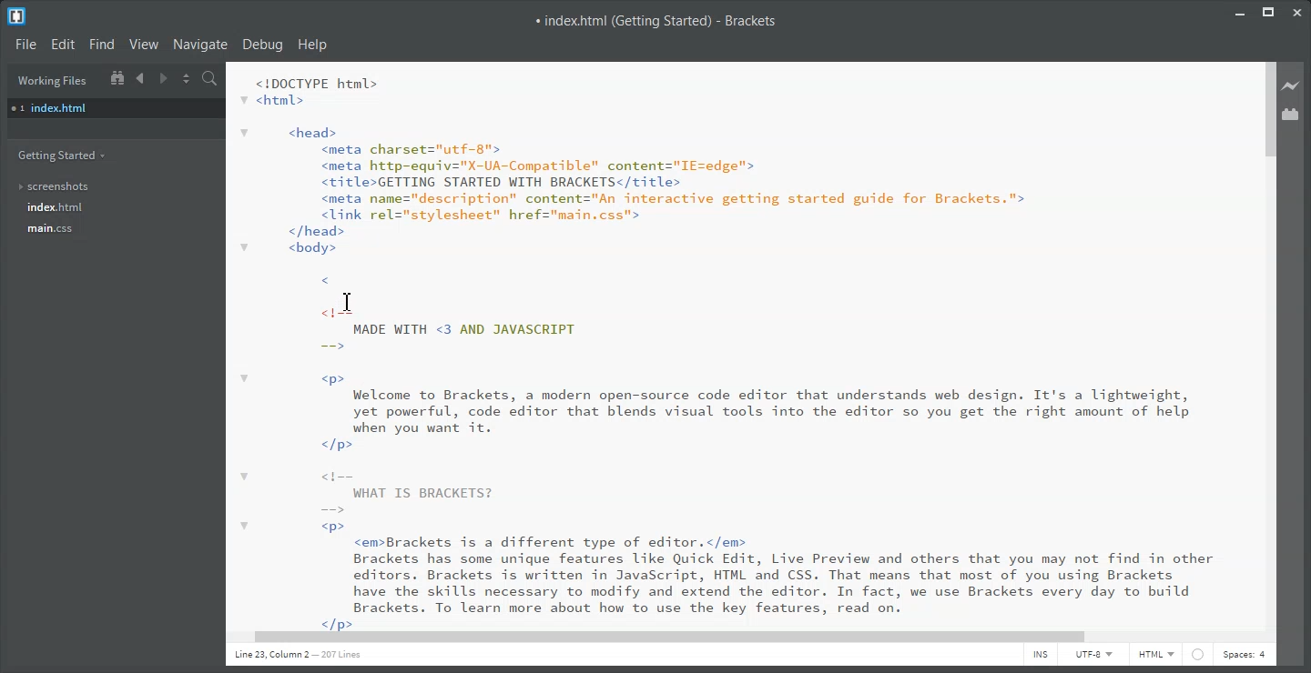 The width and height of the screenshot is (1311, 673). I want to click on Navigate, so click(200, 45).